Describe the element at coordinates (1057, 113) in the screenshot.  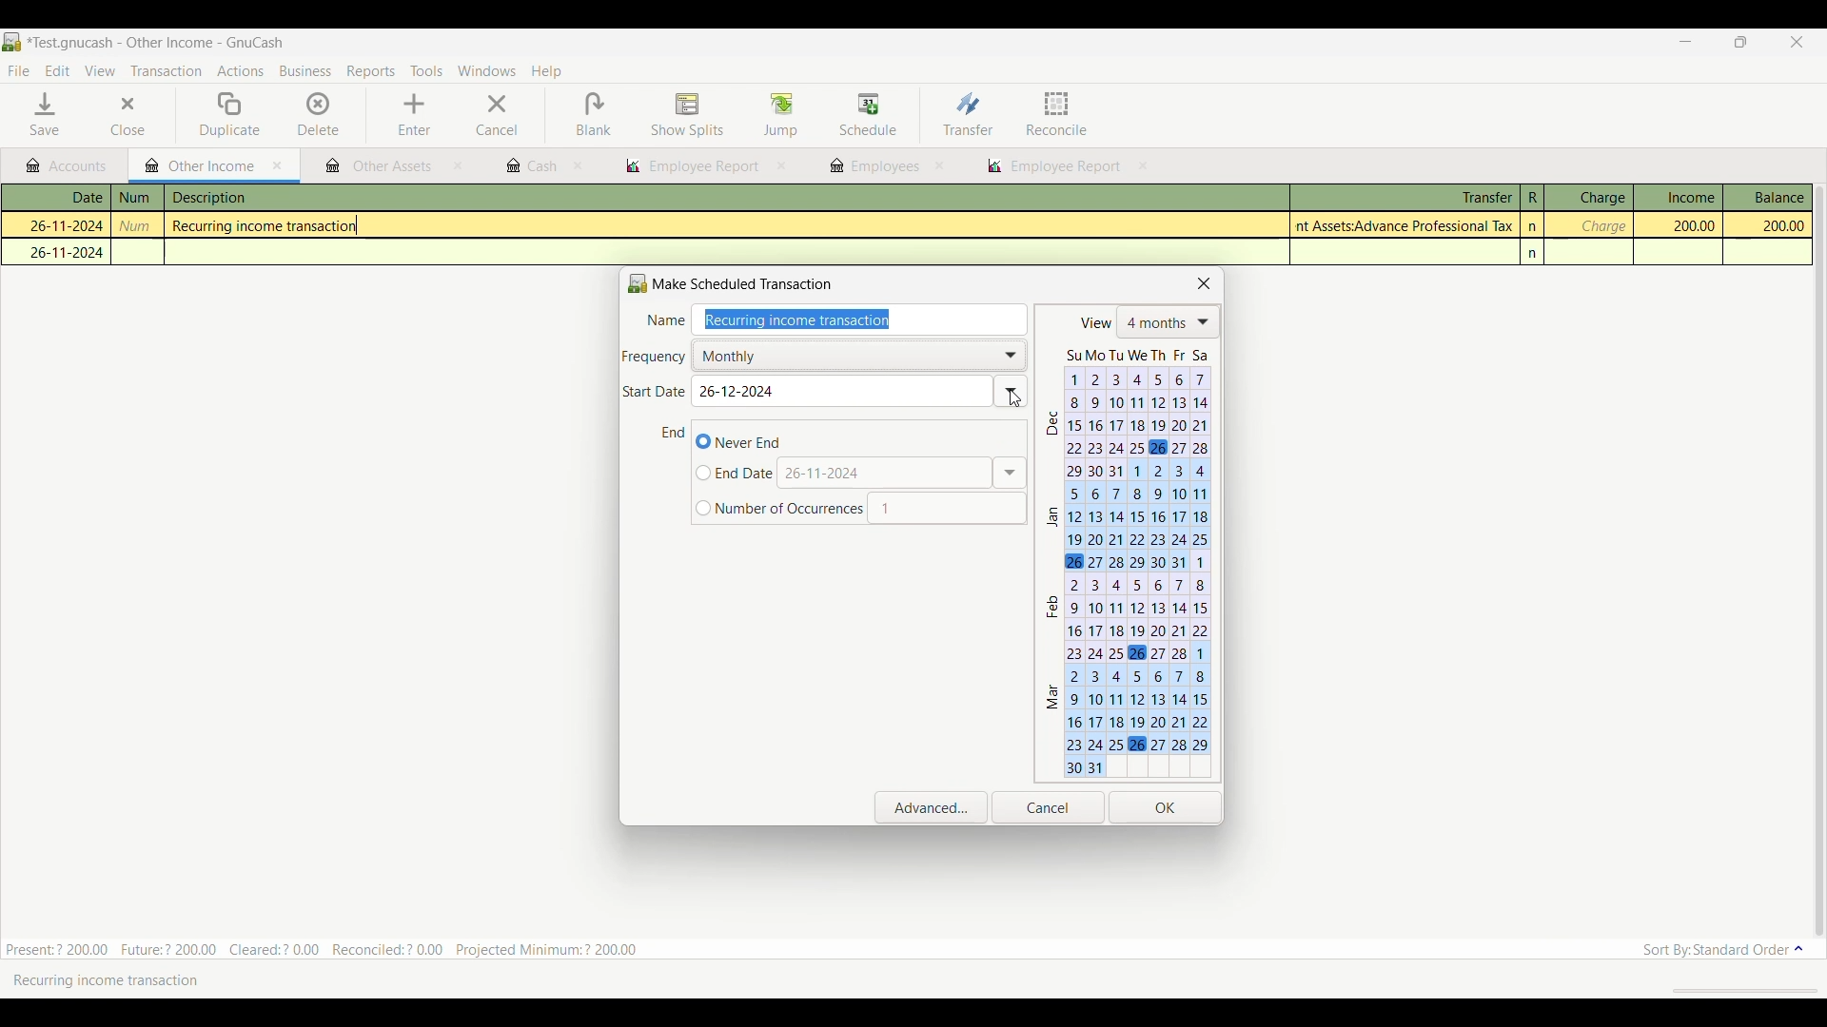
I see `Reconcile` at that location.